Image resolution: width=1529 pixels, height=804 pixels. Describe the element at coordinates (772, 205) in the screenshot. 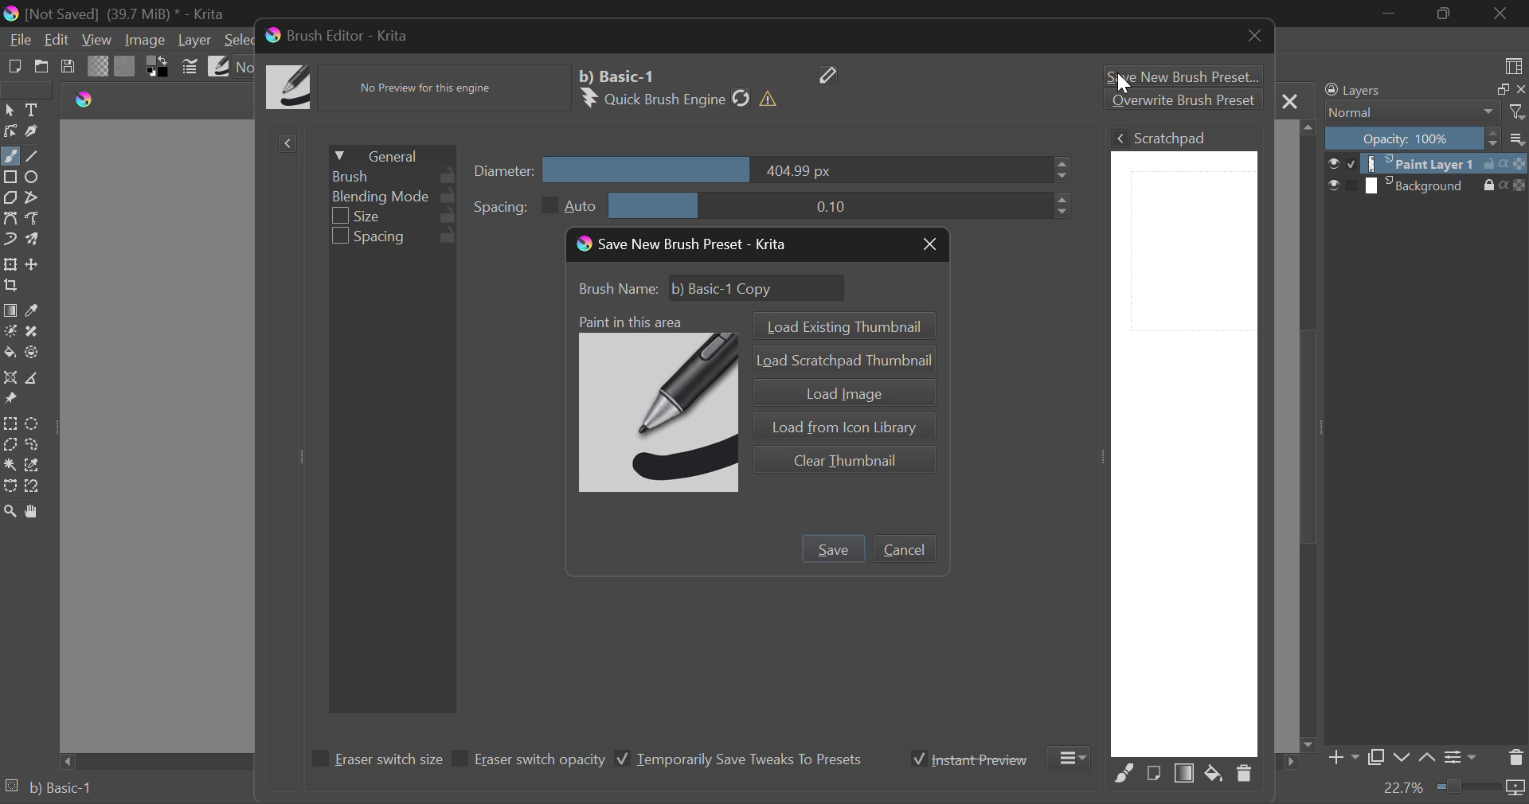

I see `Spacing` at that location.